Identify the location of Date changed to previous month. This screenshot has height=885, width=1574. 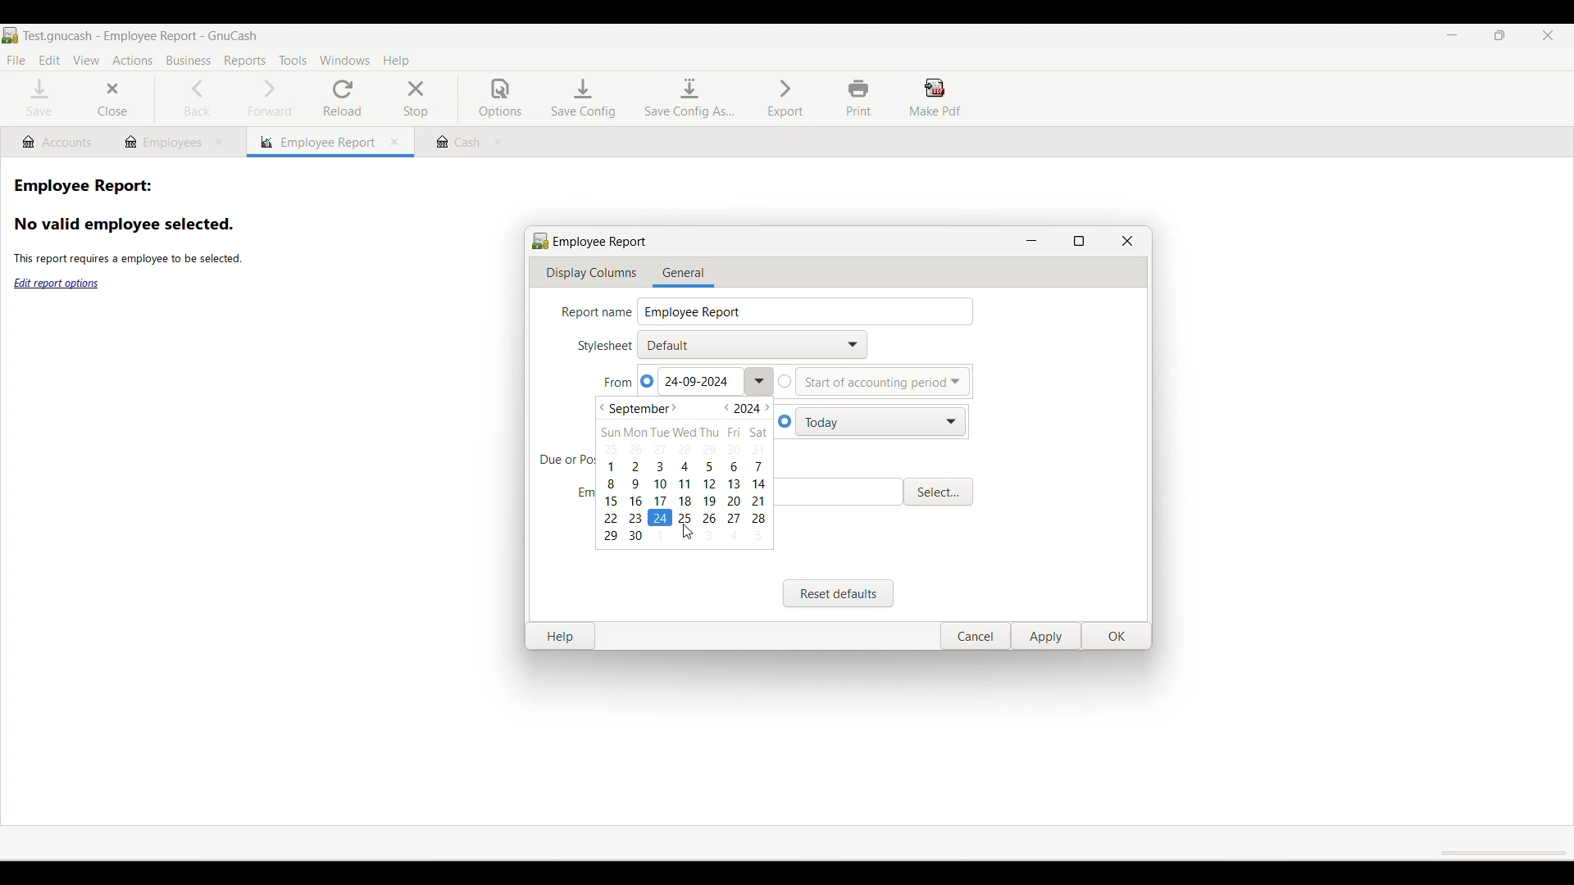
(697, 382).